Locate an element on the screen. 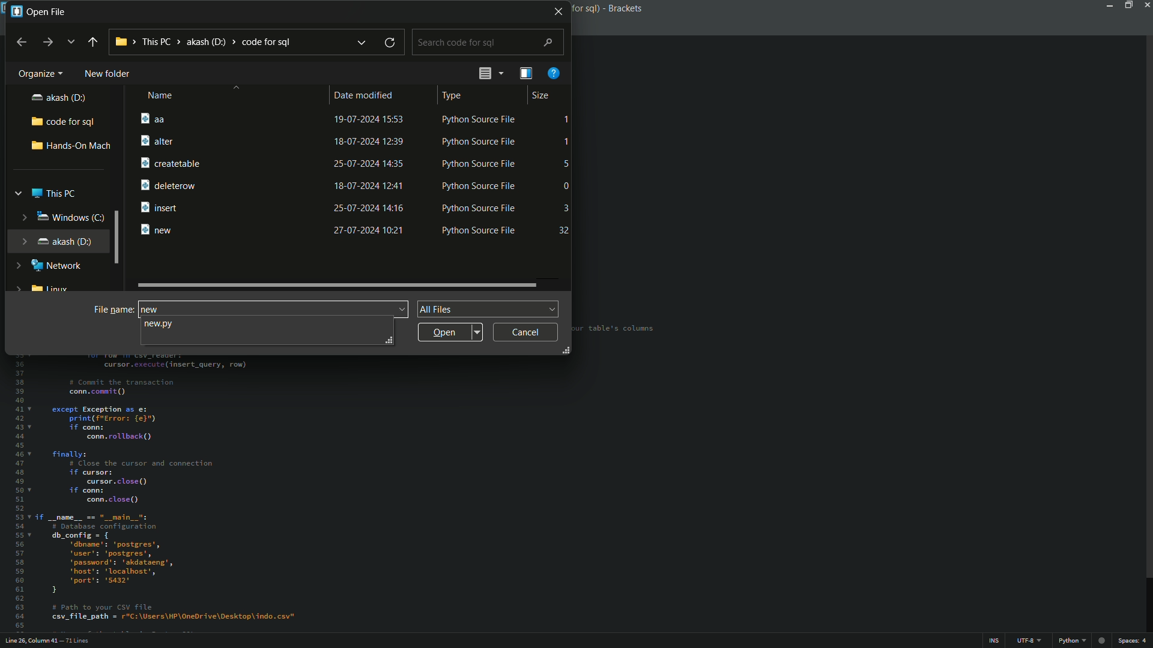  25-07-2024 14:16 is located at coordinates (368, 206).